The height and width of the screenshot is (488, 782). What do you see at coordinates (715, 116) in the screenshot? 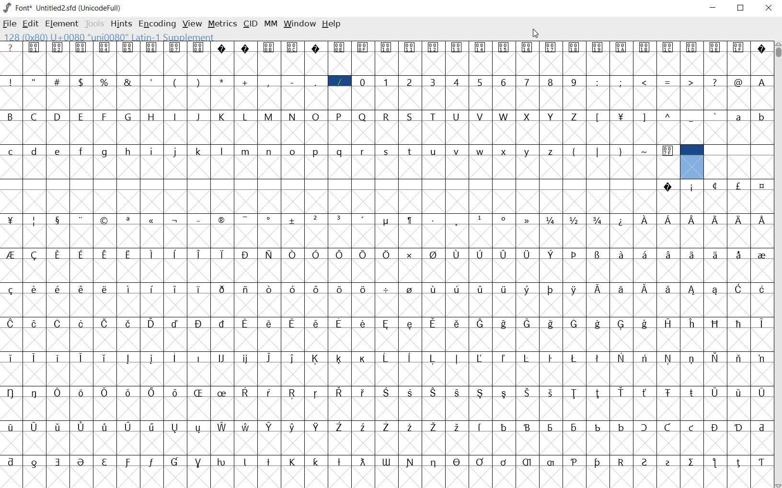
I see ``` at bounding box center [715, 116].